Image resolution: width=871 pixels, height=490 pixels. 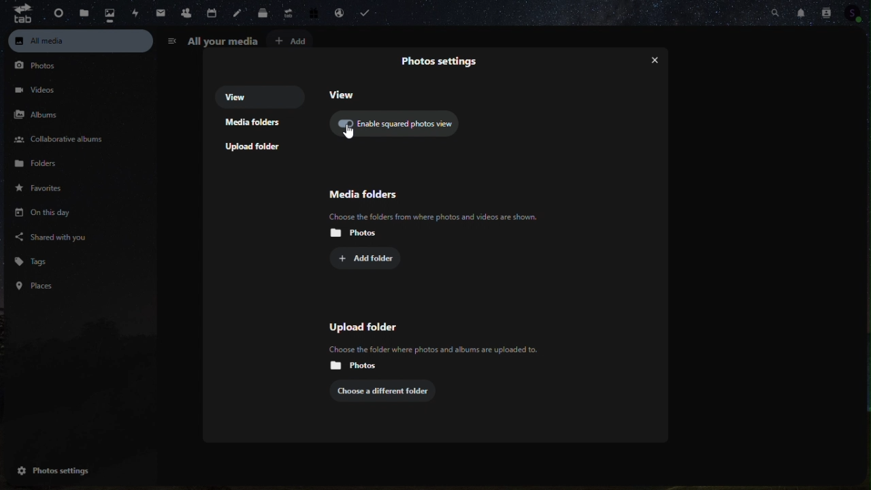 What do you see at coordinates (49, 191) in the screenshot?
I see `Favourite` at bounding box center [49, 191].